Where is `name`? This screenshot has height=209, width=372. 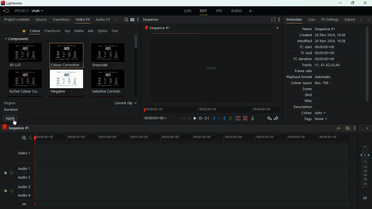
name is located at coordinates (322, 29).